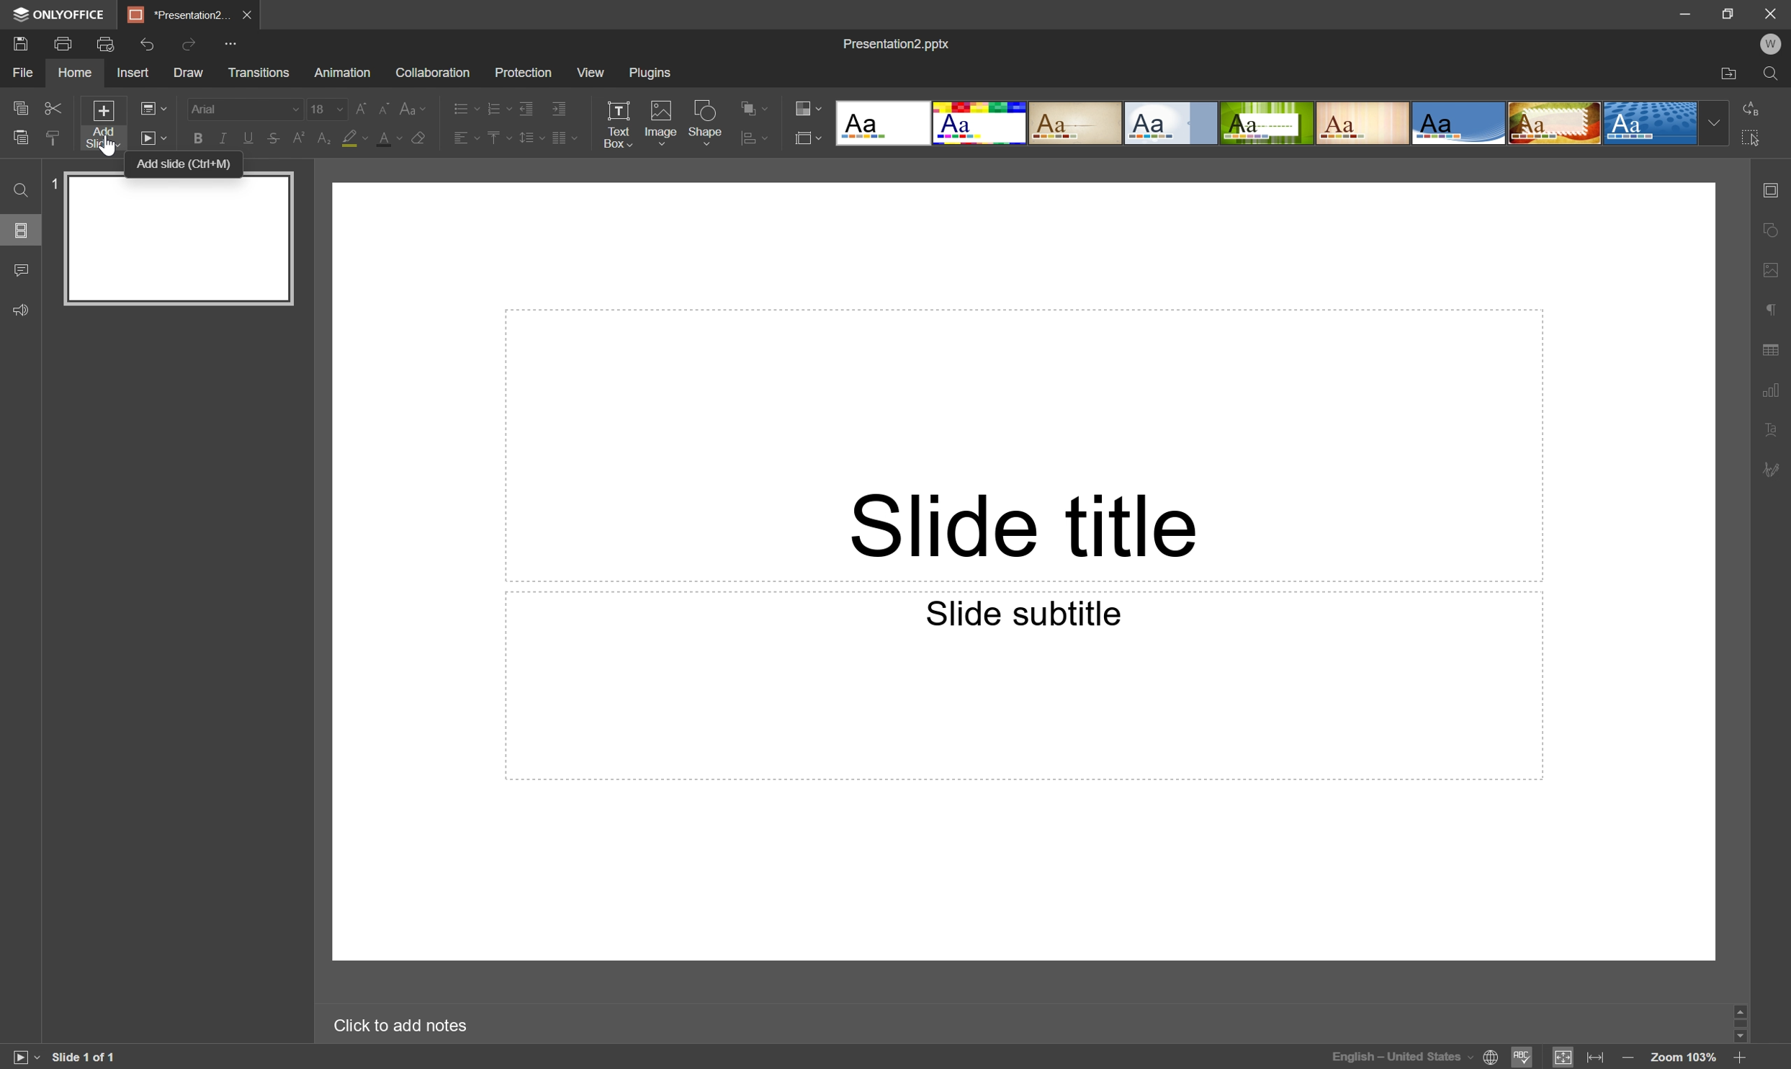 The height and width of the screenshot is (1069, 1791). I want to click on Slide settings, so click(1775, 187).